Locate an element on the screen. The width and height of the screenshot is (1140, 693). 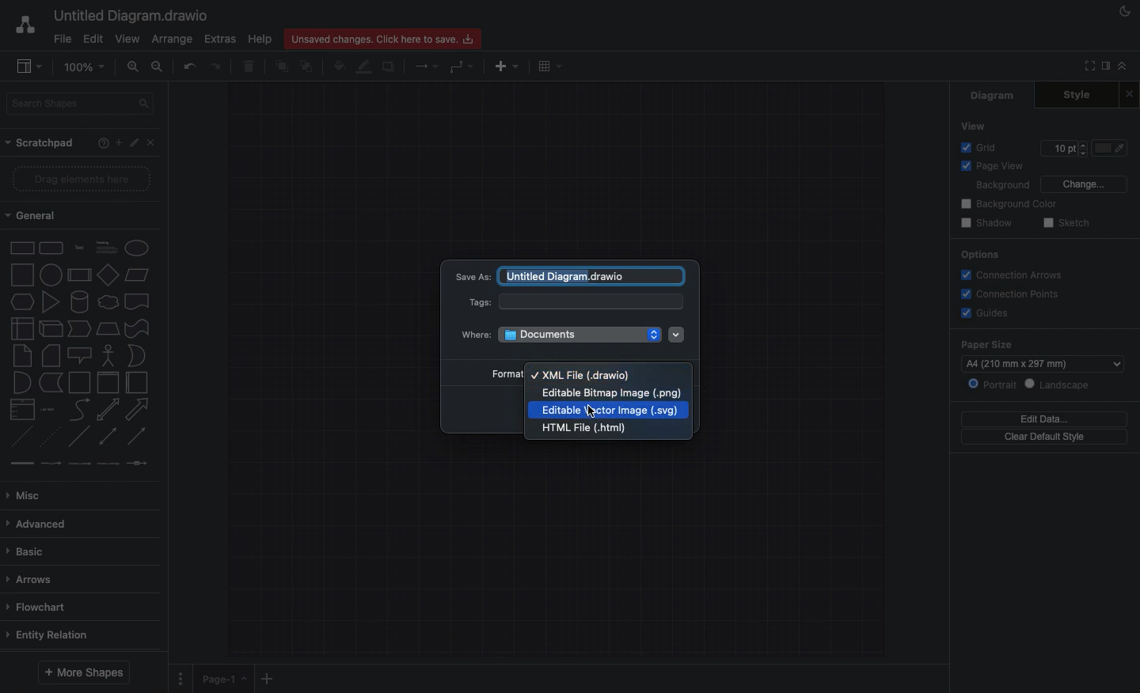
Scratchpad is located at coordinates (40, 144).